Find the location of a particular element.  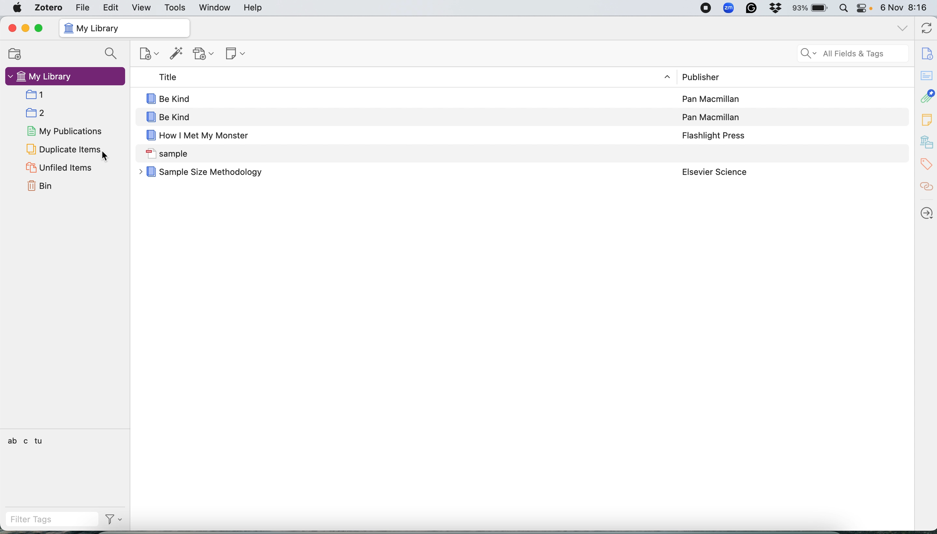

spotlight search is located at coordinates (843, 7).